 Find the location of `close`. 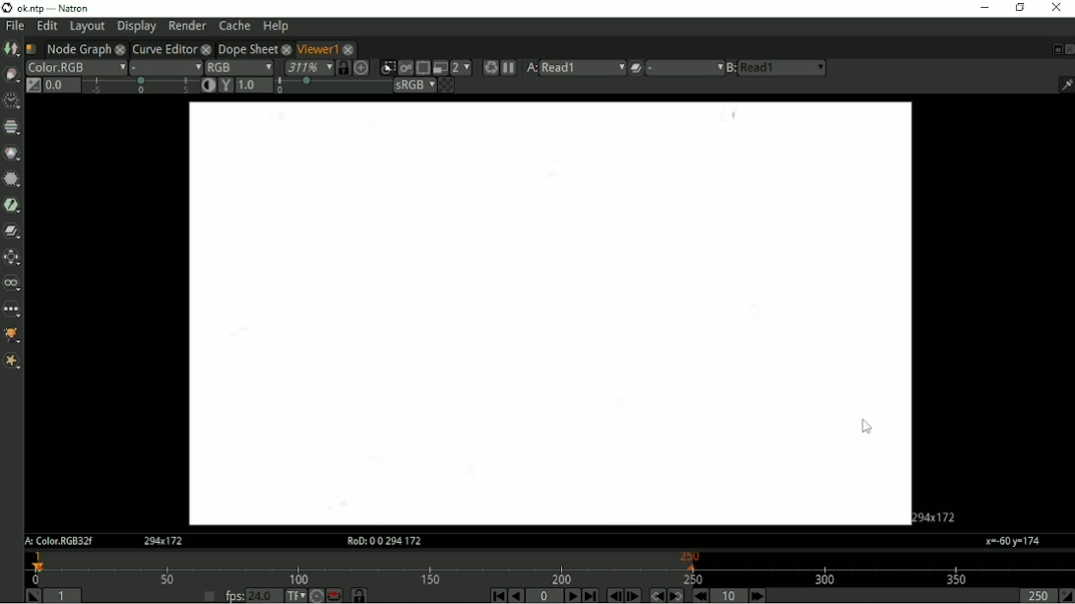

close is located at coordinates (207, 49).